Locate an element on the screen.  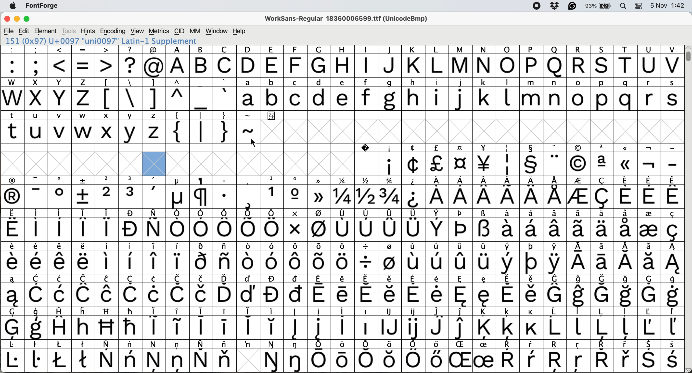
f is located at coordinates (366, 95).